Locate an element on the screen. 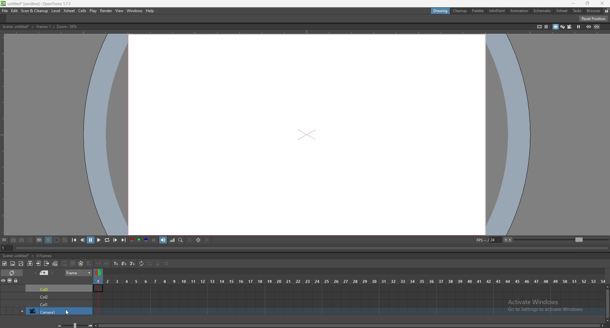 This screenshot has width=610, height=328. zoom is located at coordinates (74, 325).